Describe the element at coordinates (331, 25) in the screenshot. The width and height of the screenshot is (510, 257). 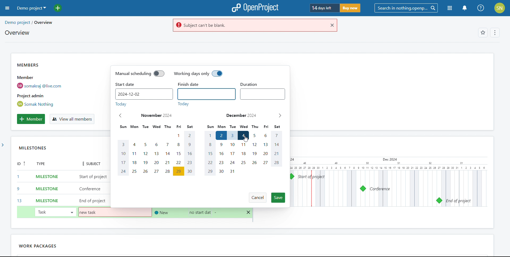
I see `close warning` at that location.